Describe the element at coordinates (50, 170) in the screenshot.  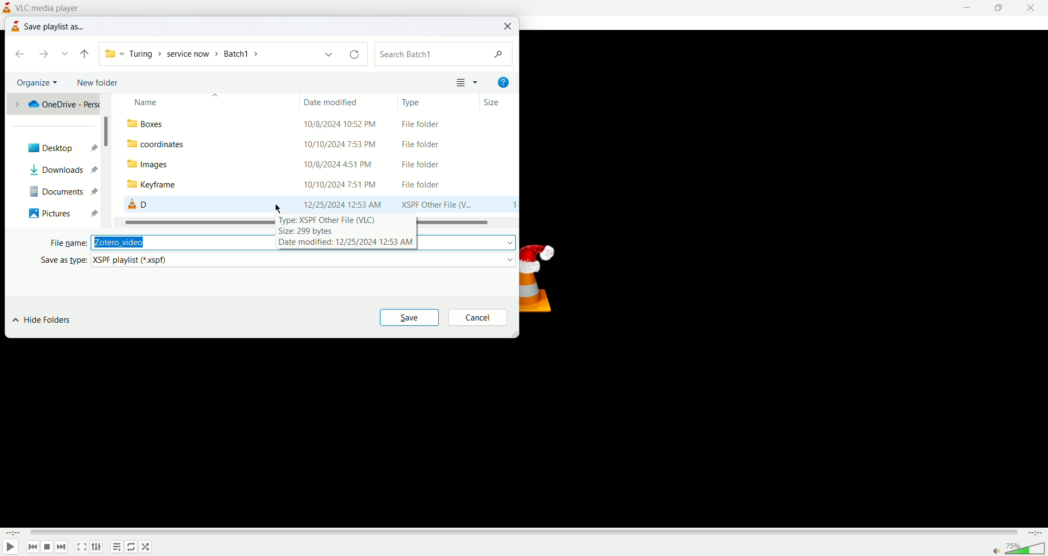
I see `downloads` at that location.